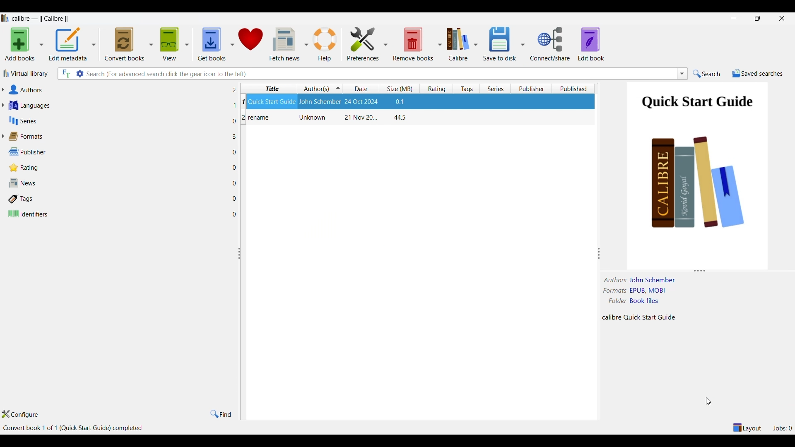 The width and height of the screenshot is (795, 447). What do you see at coordinates (440, 44) in the screenshot?
I see `Remove book options` at bounding box center [440, 44].